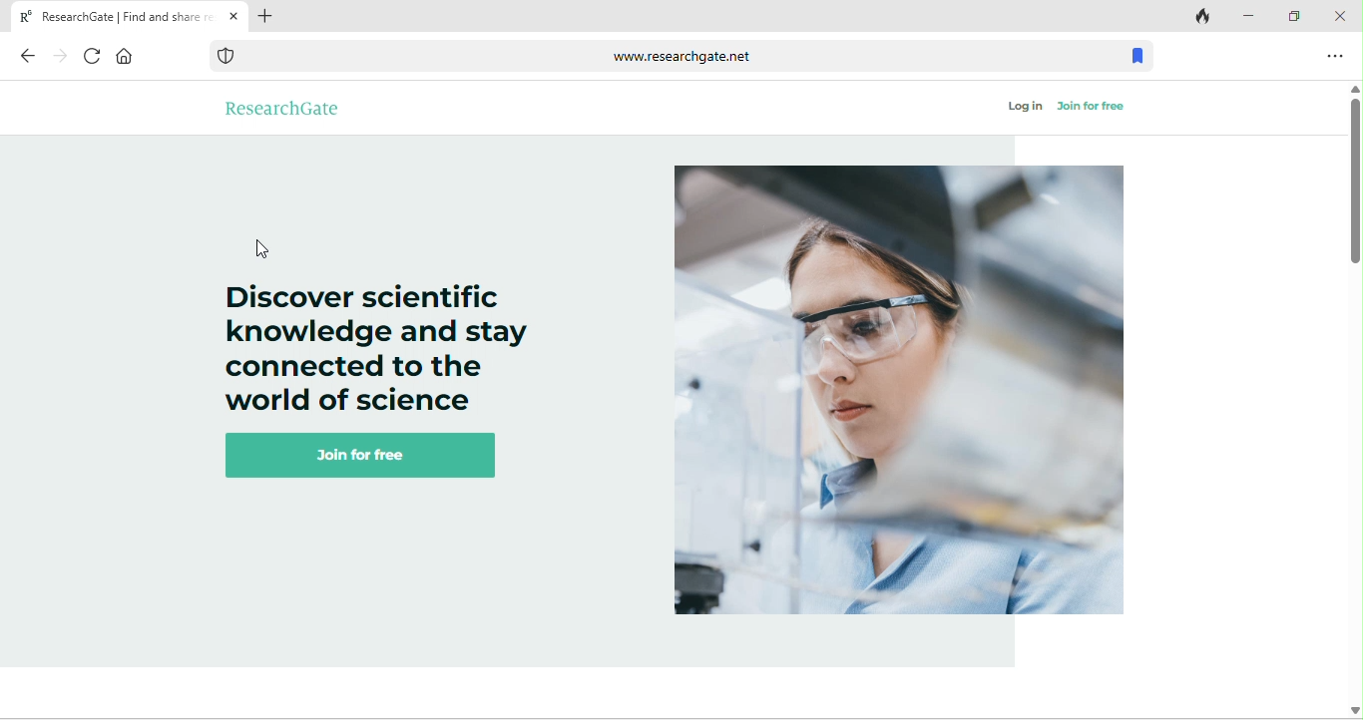 This screenshot has height=720, width=1363. I want to click on bookmark, so click(1138, 54).